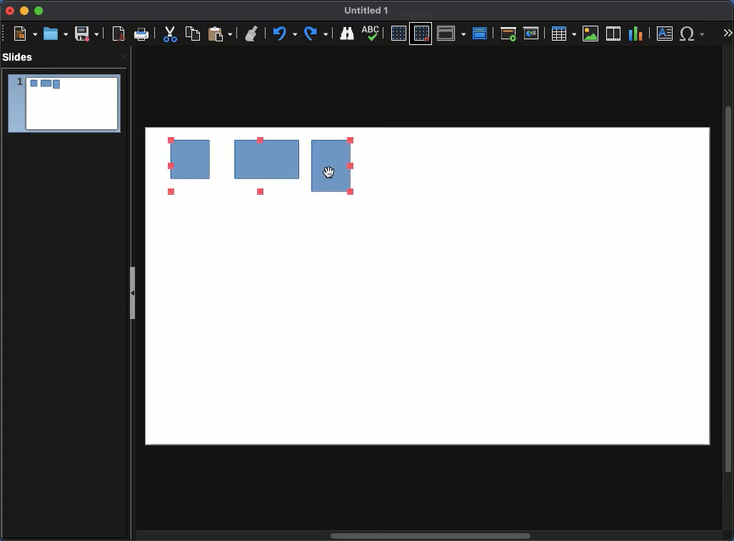  I want to click on Chart, so click(637, 34).